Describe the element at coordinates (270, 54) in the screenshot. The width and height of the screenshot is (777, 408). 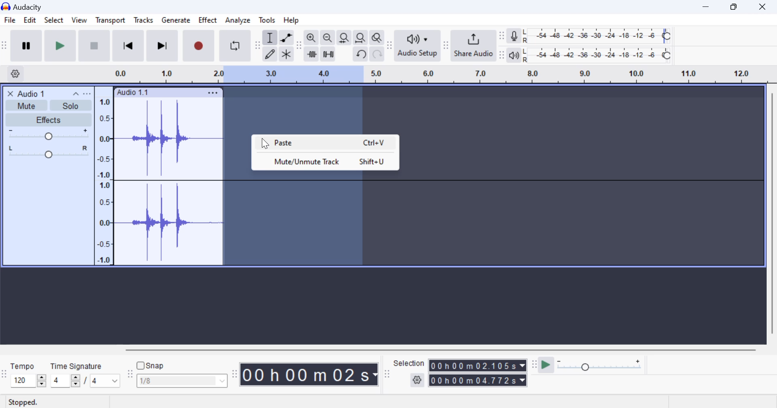
I see `draw tool` at that location.